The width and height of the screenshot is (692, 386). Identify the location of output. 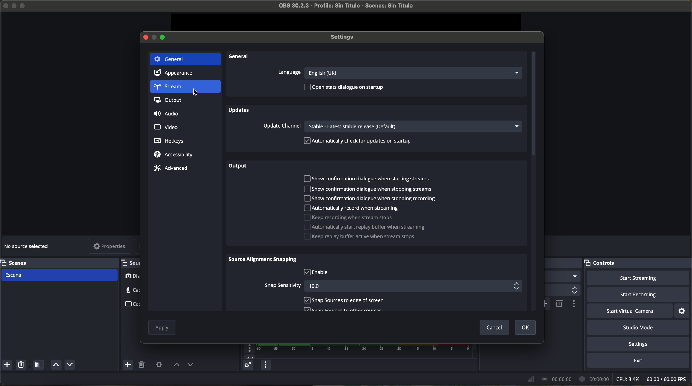
(239, 166).